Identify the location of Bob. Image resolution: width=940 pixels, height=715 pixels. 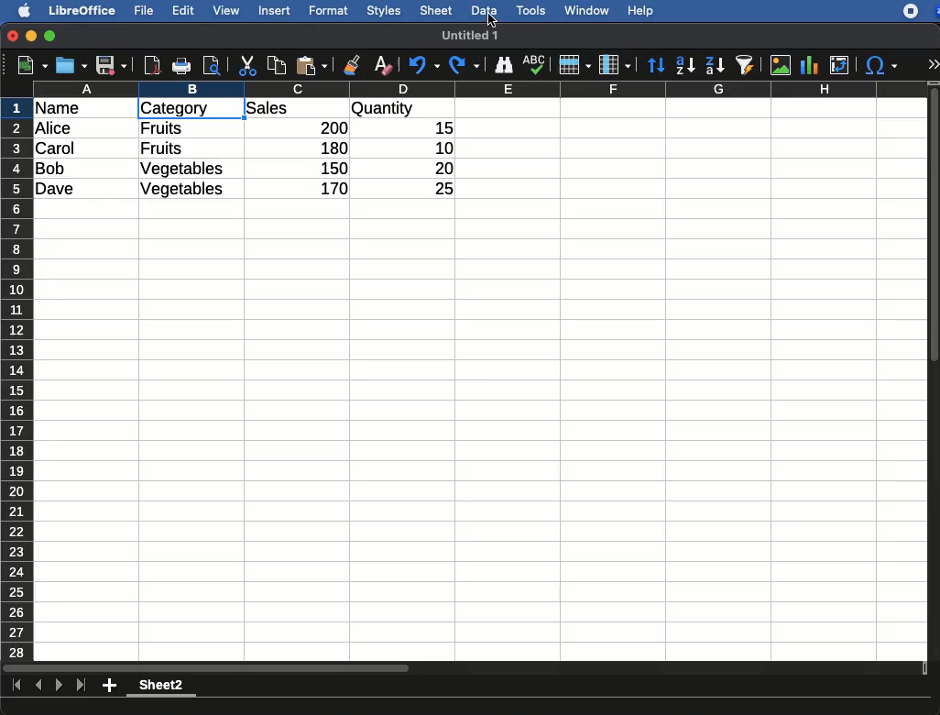
(51, 170).